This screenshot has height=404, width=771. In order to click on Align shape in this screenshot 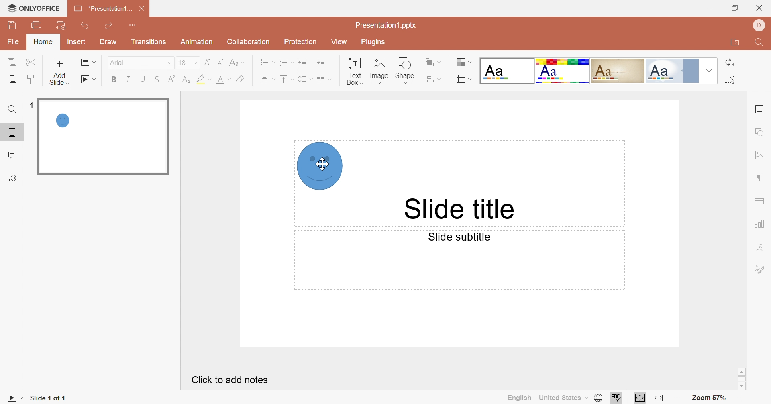, I will do `click(435, 80)`.